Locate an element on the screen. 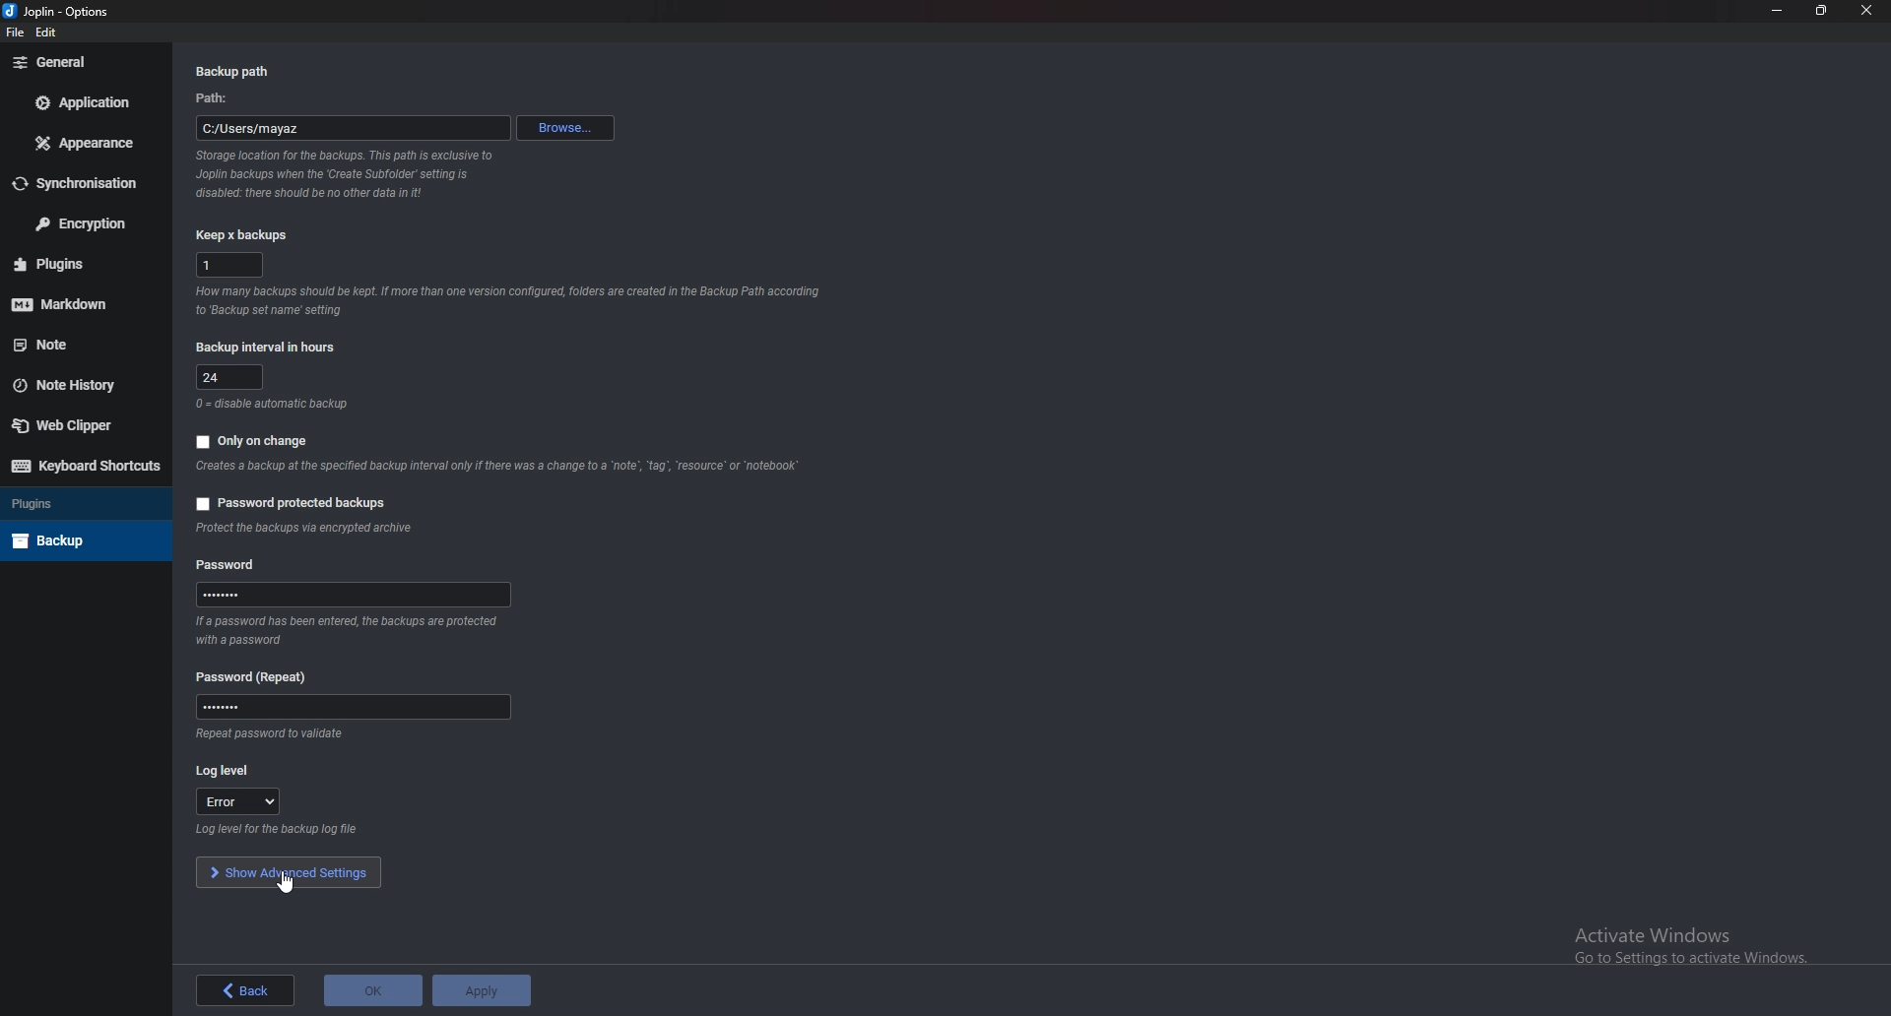  path is located at coordinates (353, 128).